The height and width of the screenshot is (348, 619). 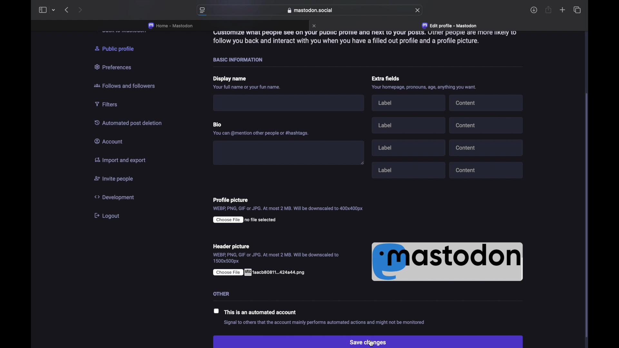 What do you see at coordinates (418, 10) in the screenshot?
I see `refresh` at bounding box center [418, 10].